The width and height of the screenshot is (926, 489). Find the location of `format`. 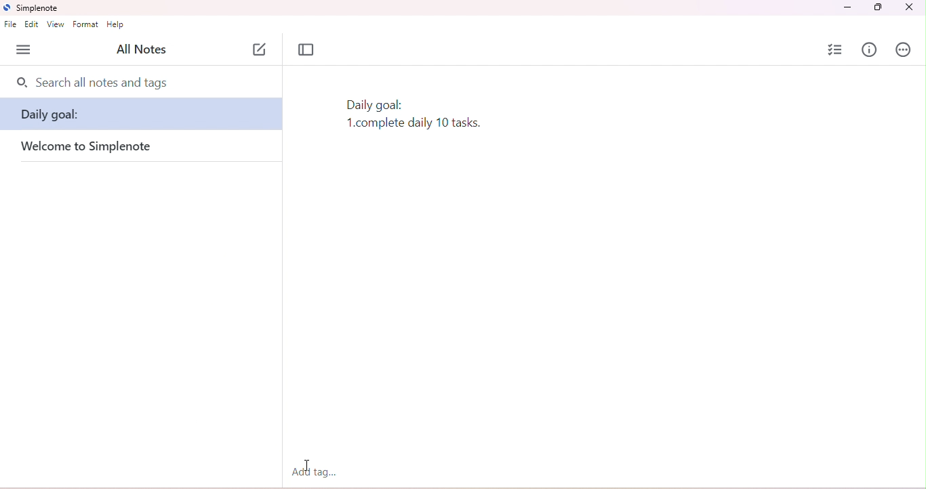

format is located at coordinates (86, 24).